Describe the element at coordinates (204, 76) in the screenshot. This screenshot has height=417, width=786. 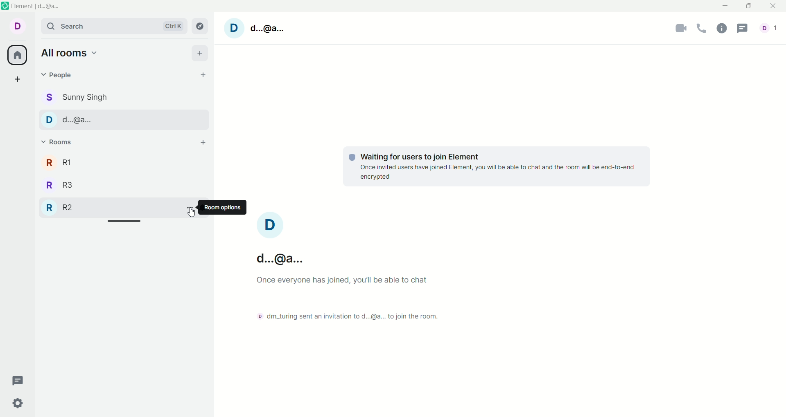
I see `start chat` at that location.